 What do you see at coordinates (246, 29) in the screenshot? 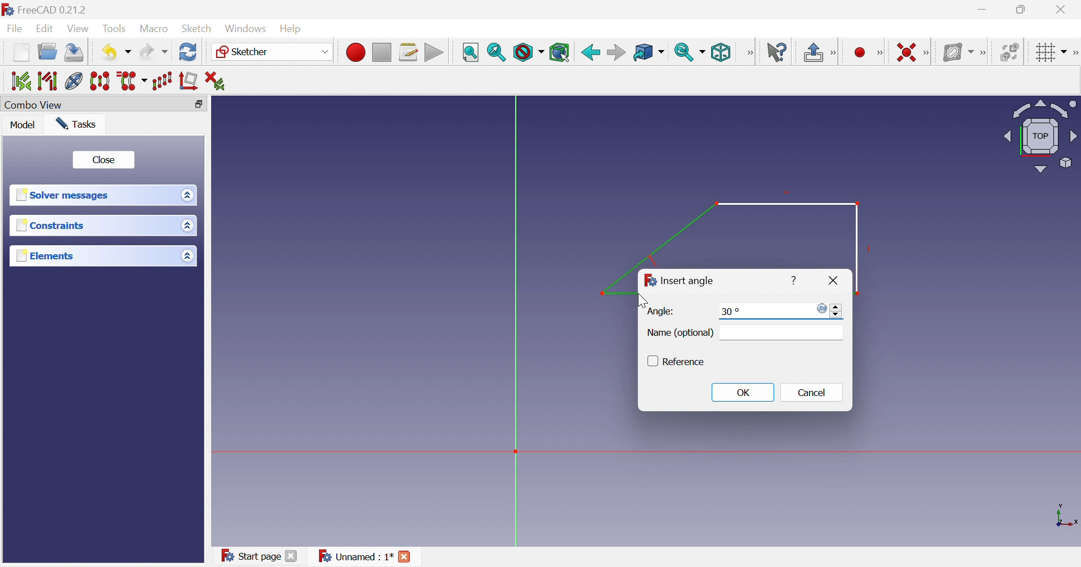
I see `Windows` at bounding box center [246, 29].